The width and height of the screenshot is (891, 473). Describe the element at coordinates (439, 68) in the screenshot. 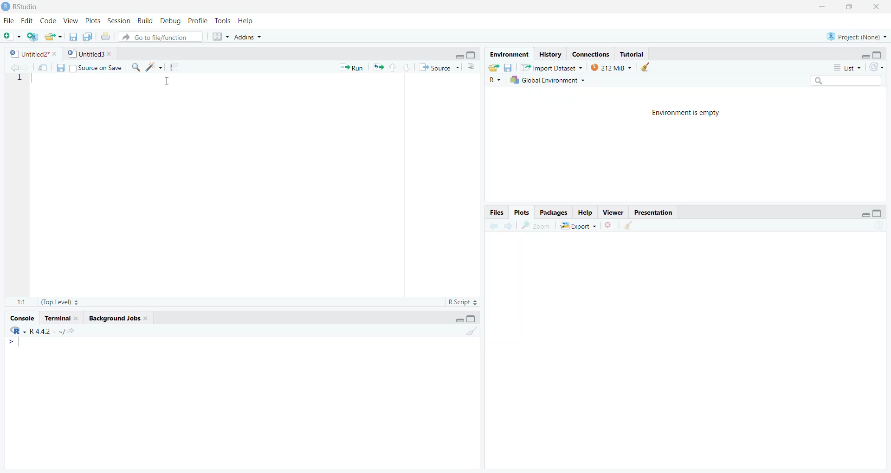

I see `source` at that location.